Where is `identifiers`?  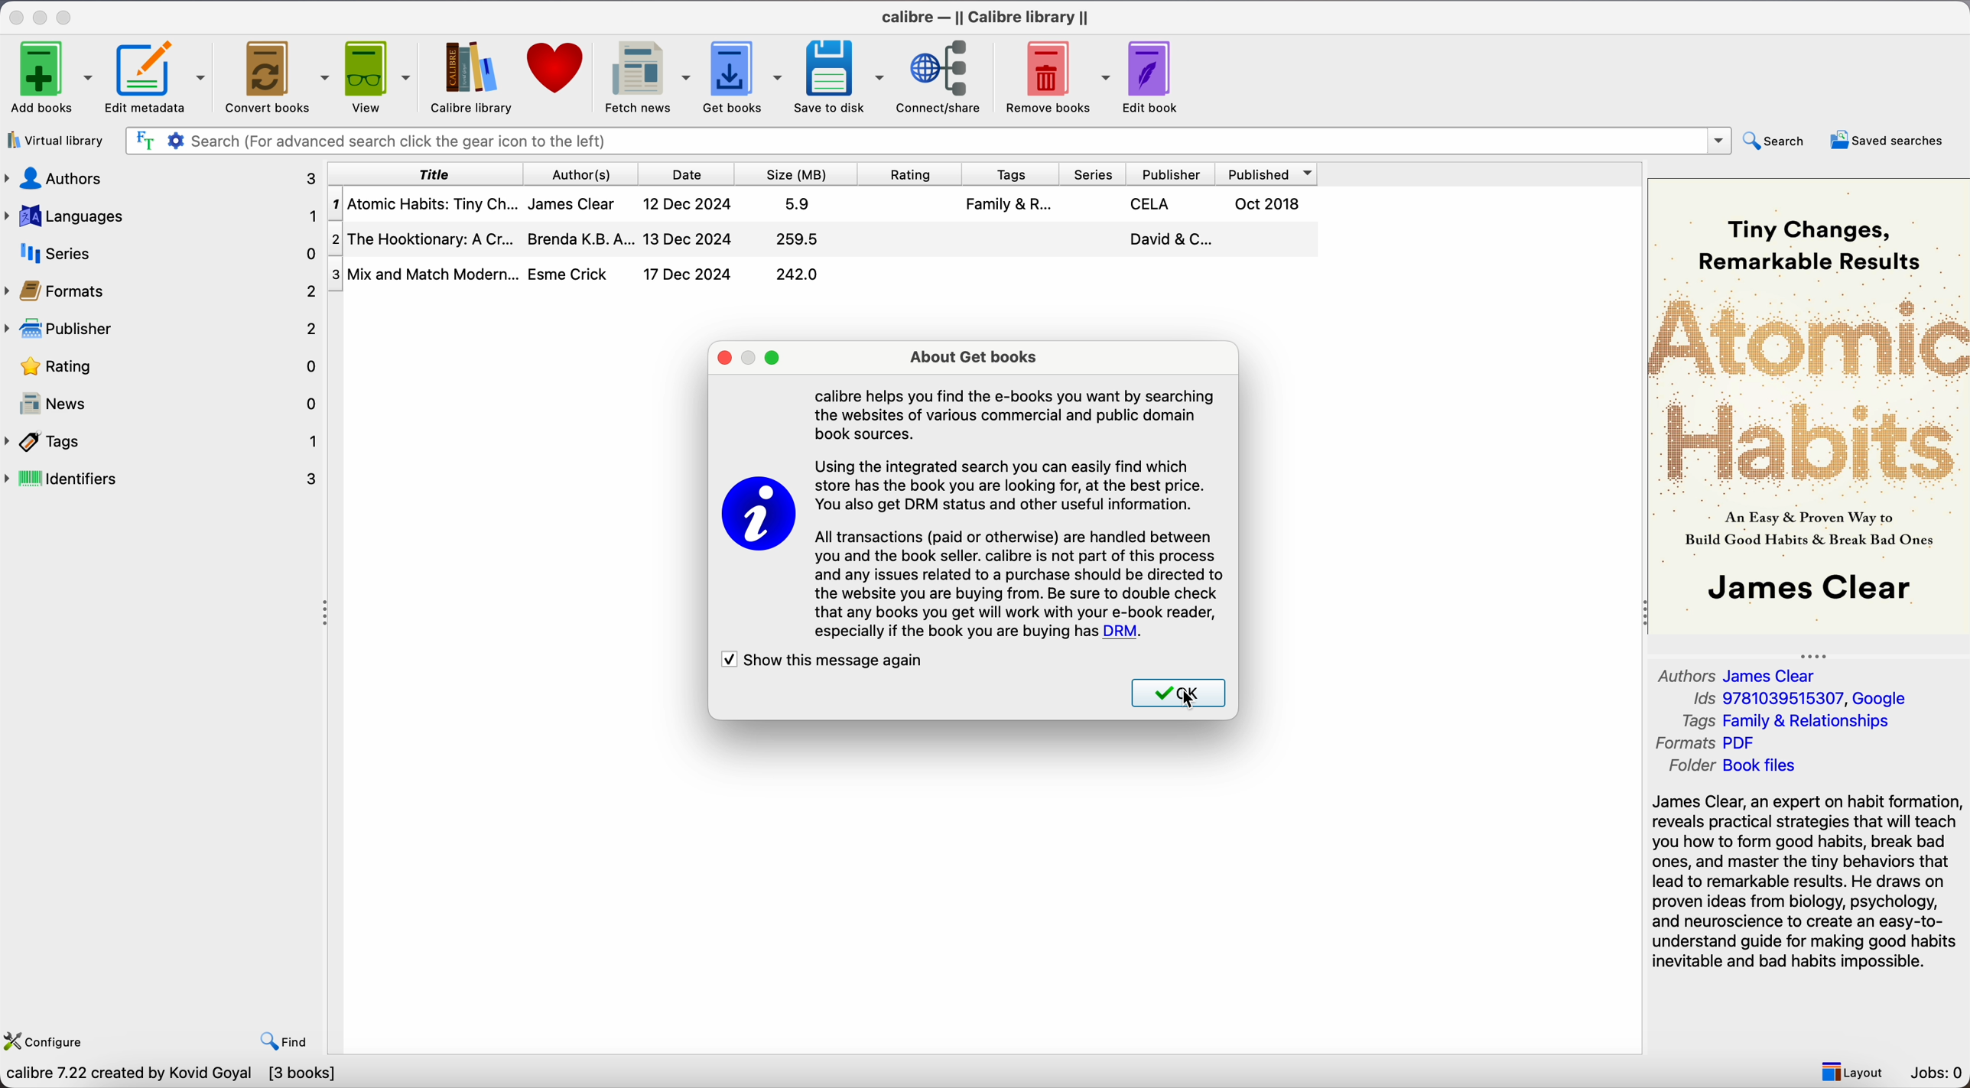
identifiers is located at coordinates (169, 477).